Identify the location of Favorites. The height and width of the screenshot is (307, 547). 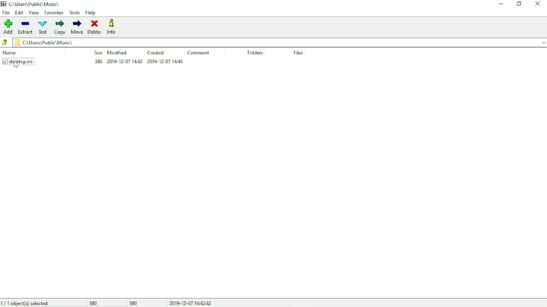
(54, 12).